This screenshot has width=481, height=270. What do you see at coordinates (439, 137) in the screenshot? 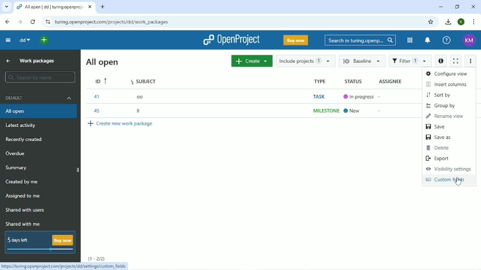
I see `Save as` at bounding box center [439, 137].